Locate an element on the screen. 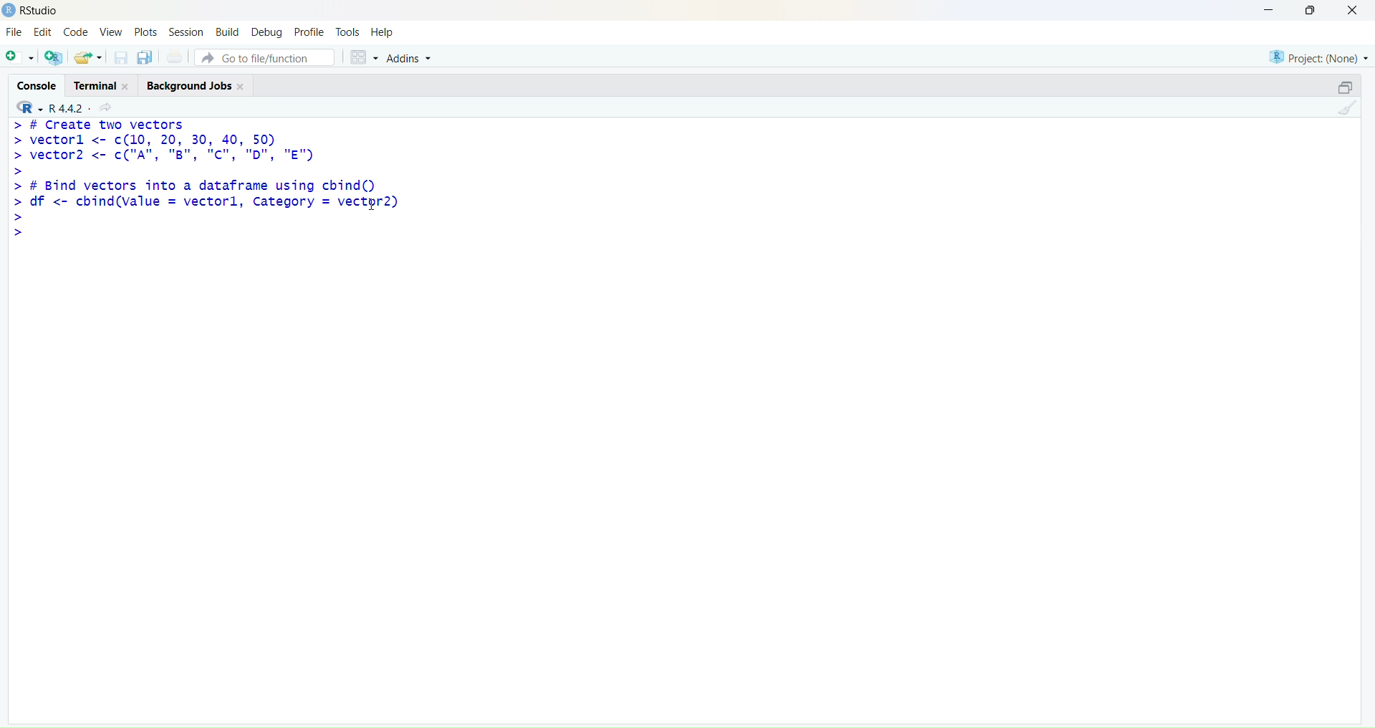 The image size is (1375, 728). open existing document is located at coordinates (88, 58).